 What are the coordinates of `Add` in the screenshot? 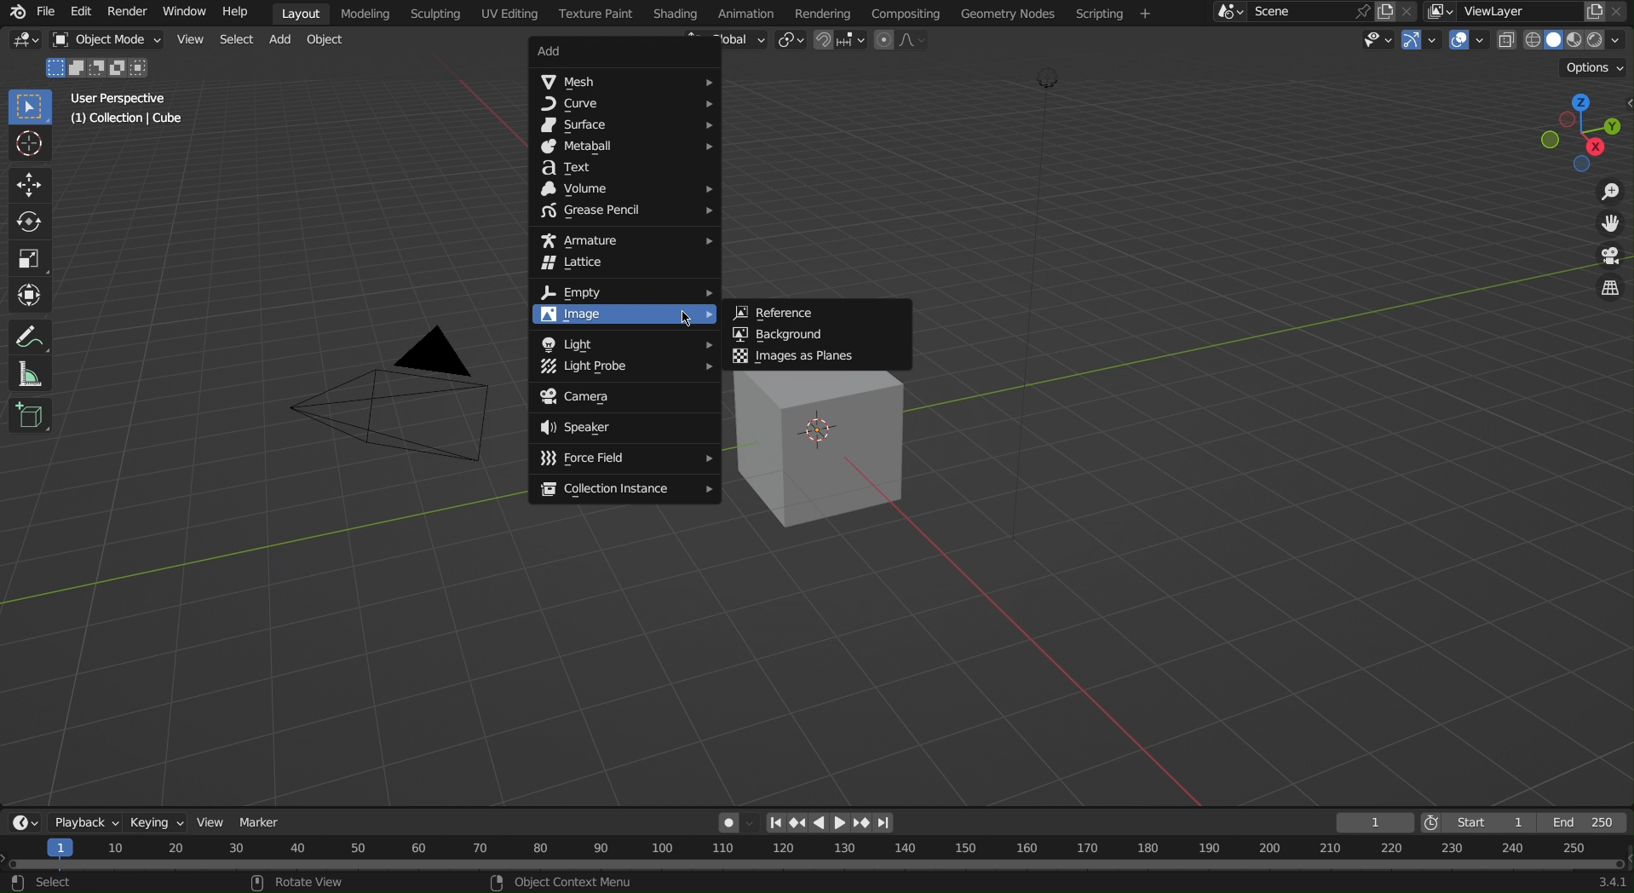 It's located at (285, 42).